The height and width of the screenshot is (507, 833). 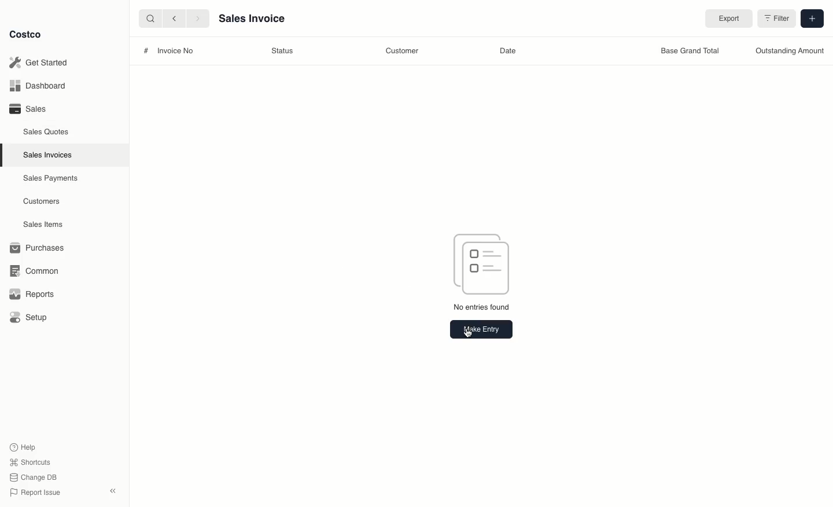 I want to click on Make Entry, so click(x=481, y=330).